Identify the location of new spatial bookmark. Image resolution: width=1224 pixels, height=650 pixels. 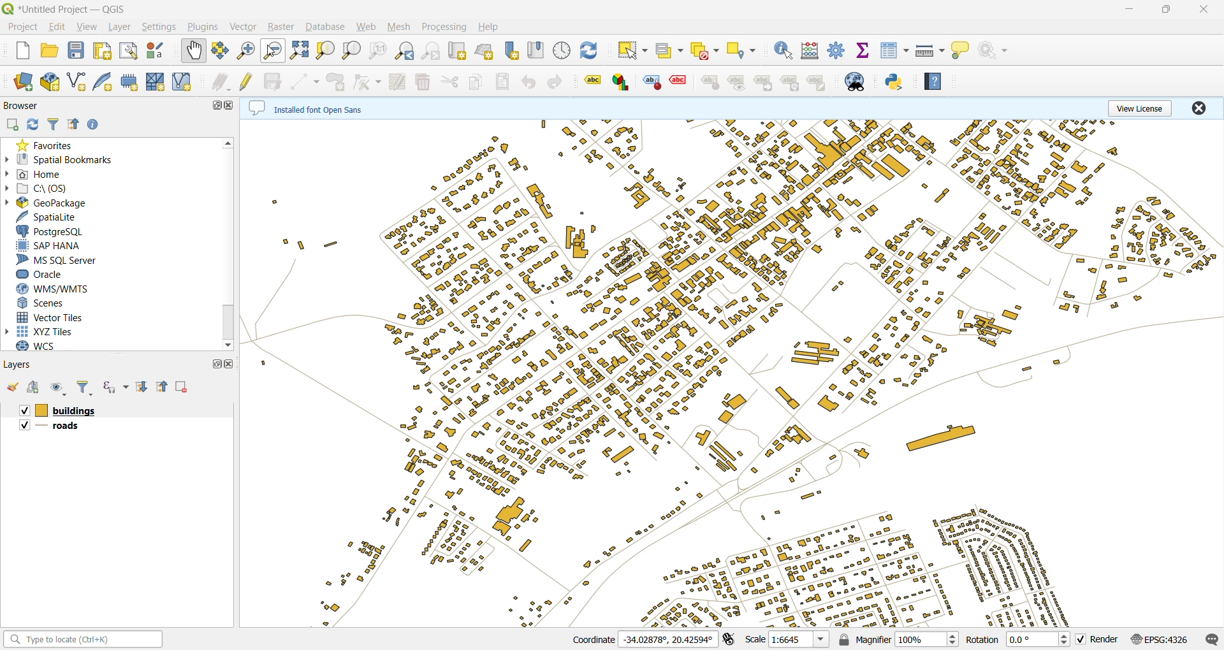
(511, 52).